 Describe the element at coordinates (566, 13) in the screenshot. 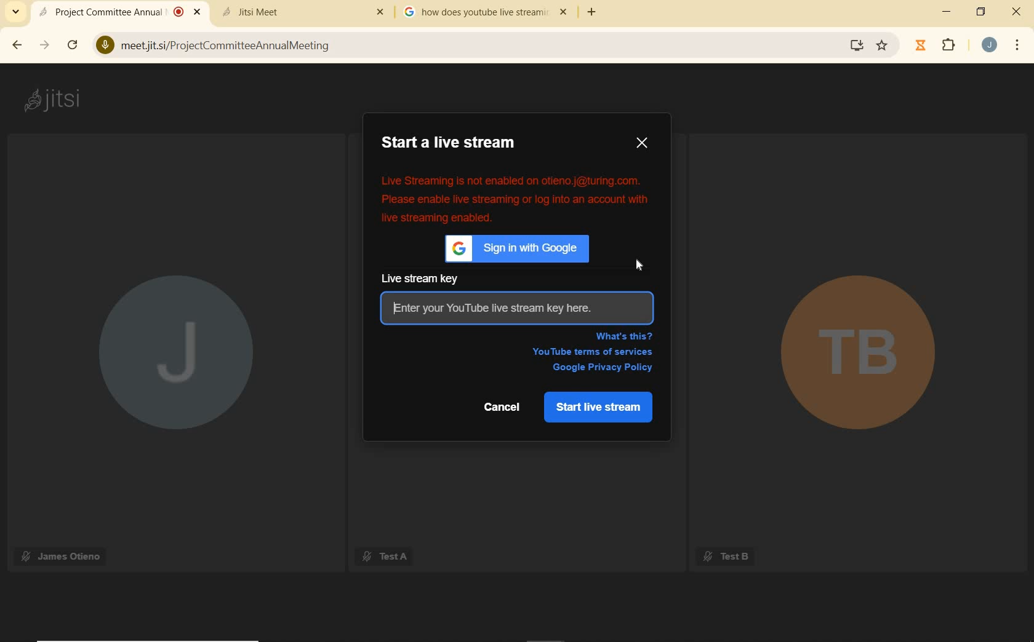

I see `close` at that location.